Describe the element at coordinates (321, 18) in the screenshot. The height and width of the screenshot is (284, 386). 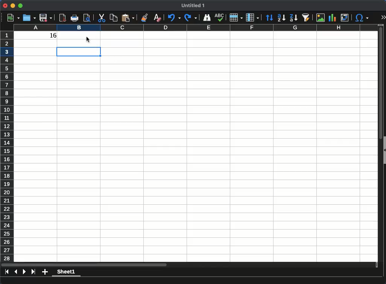
I see `image` at that location.